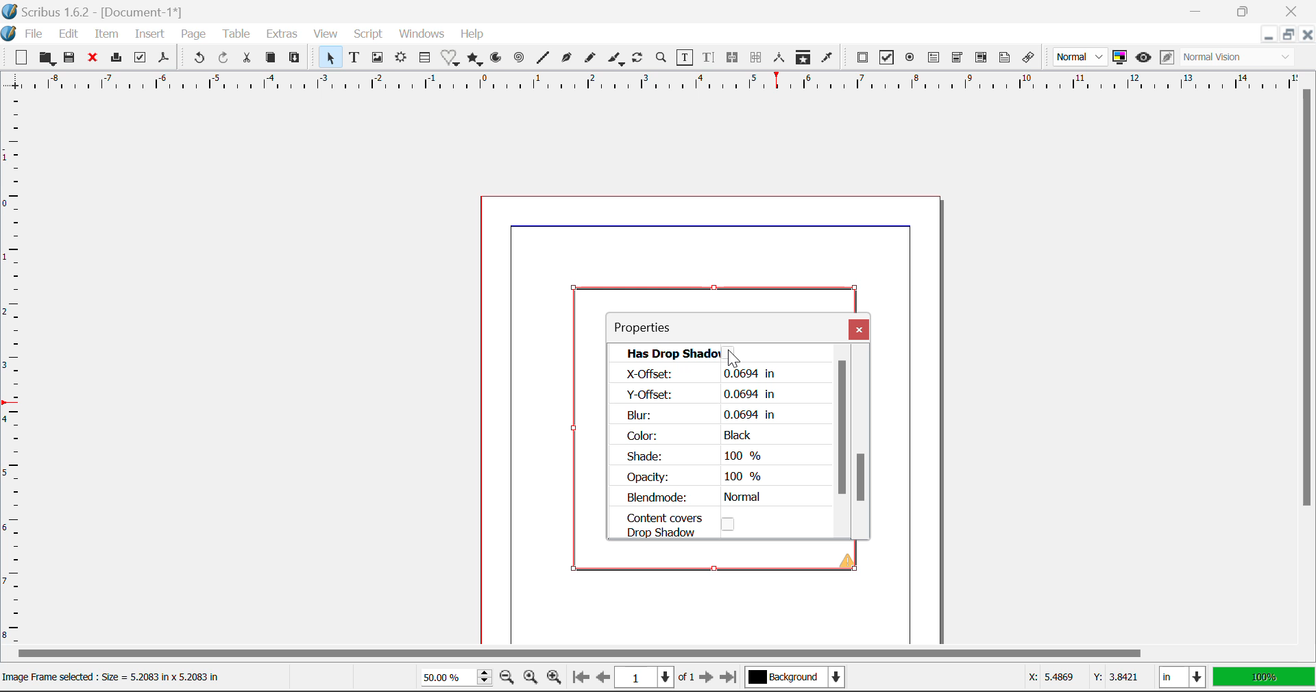 The image size is (1316, 692). Describe the element at coordinates (908, 60) in the screenshot. I see `Pdf Radio Button` at that location.